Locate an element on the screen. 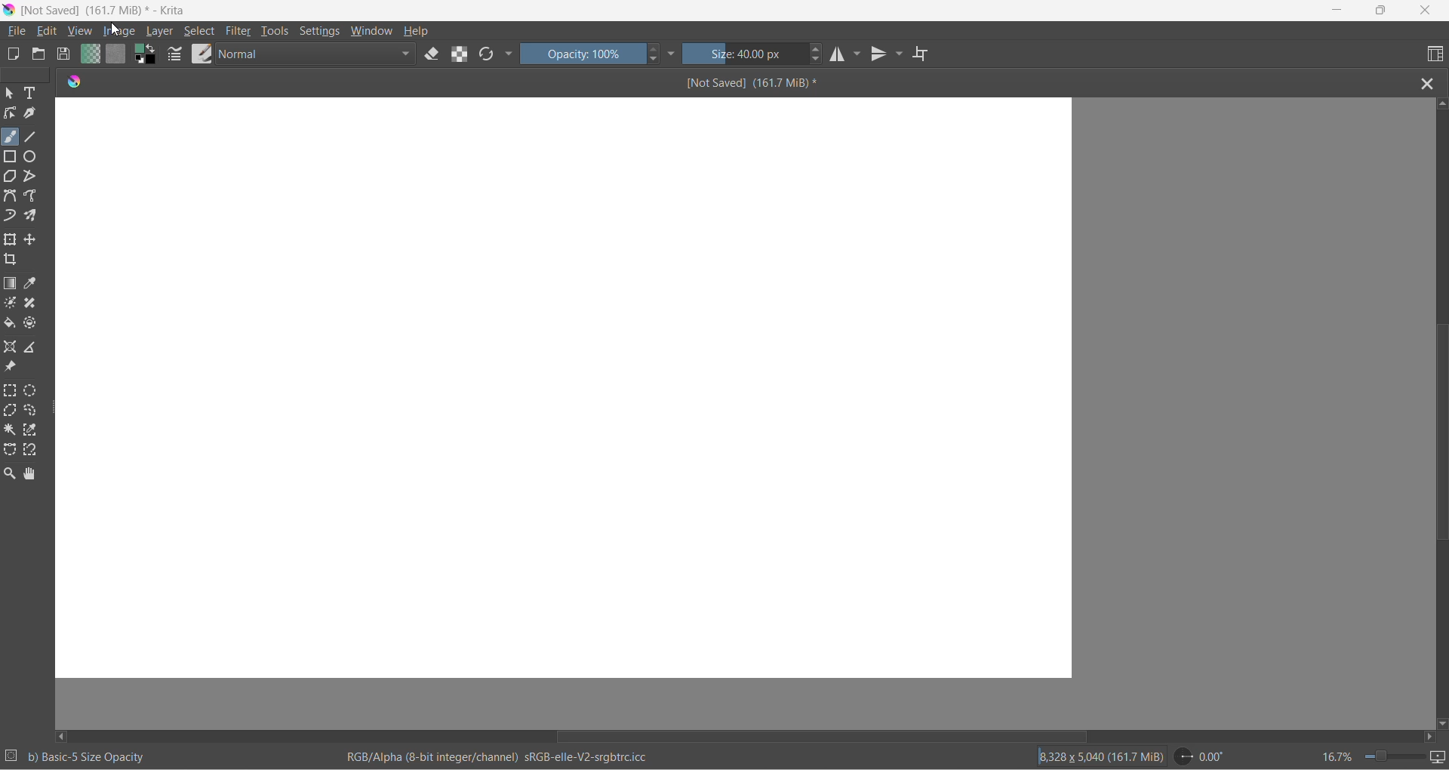 The image size is (1449, 770). dynamic brush tool is located at coordinates (11, 217).